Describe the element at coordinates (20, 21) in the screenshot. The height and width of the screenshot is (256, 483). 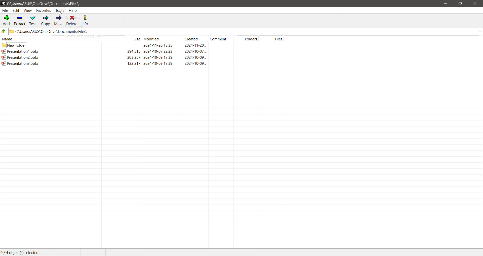
I see `Extract` at that location.